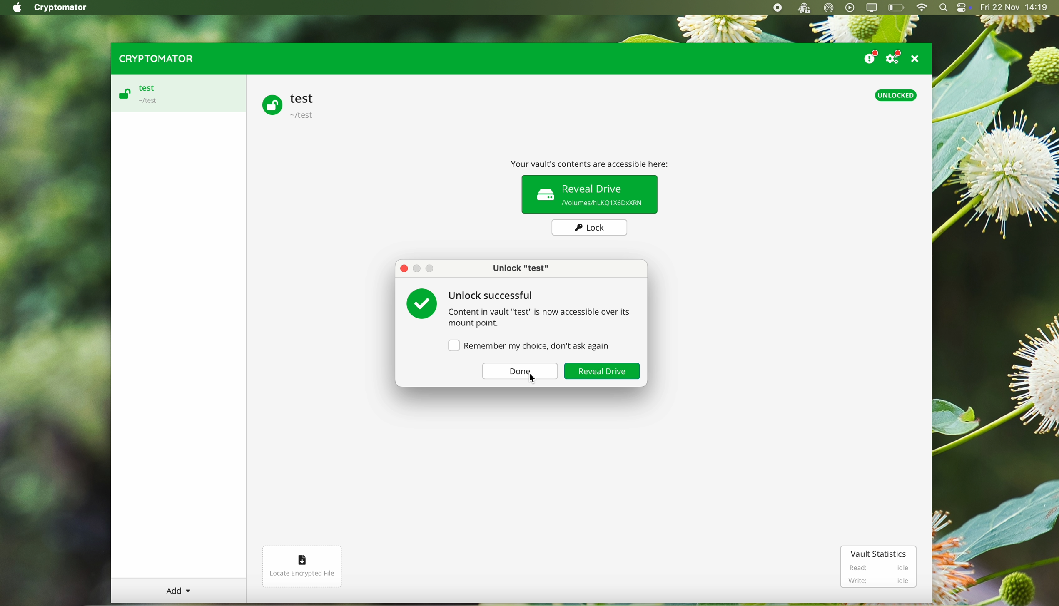 The width and height of the screenshot is (1059, 606). I want to click on unlocked, so click(897, 95).